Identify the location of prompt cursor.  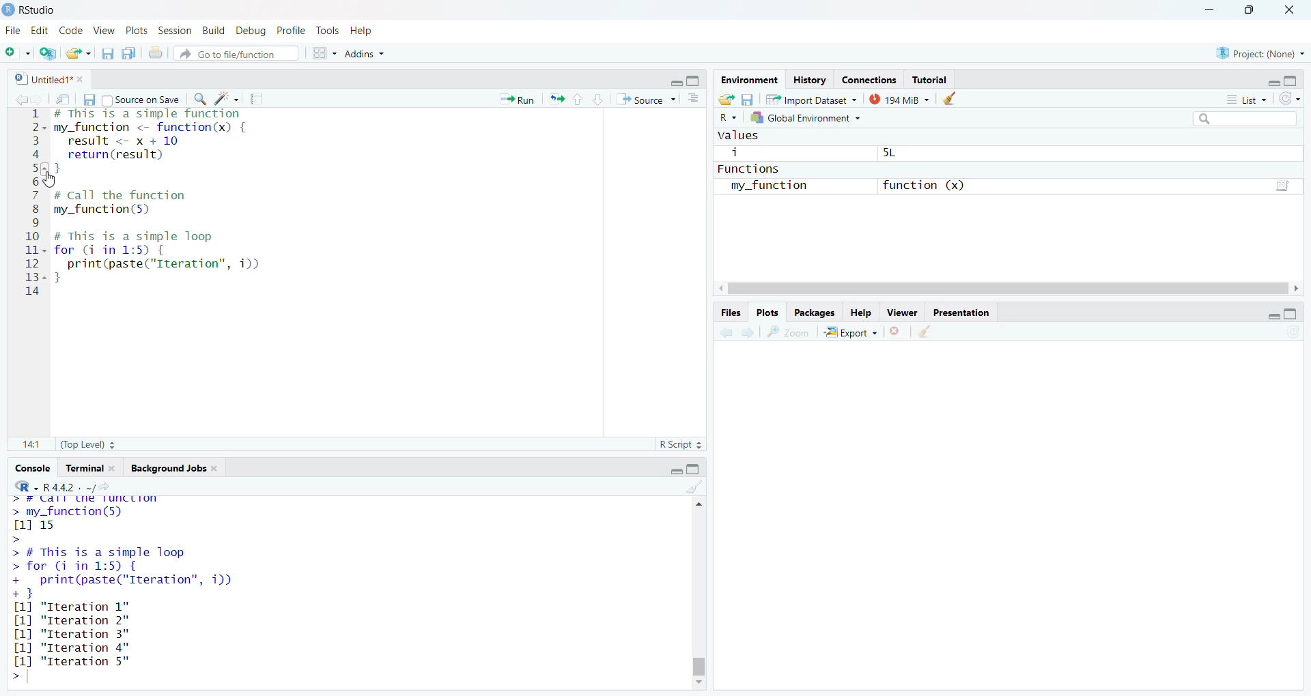
(14, 677).